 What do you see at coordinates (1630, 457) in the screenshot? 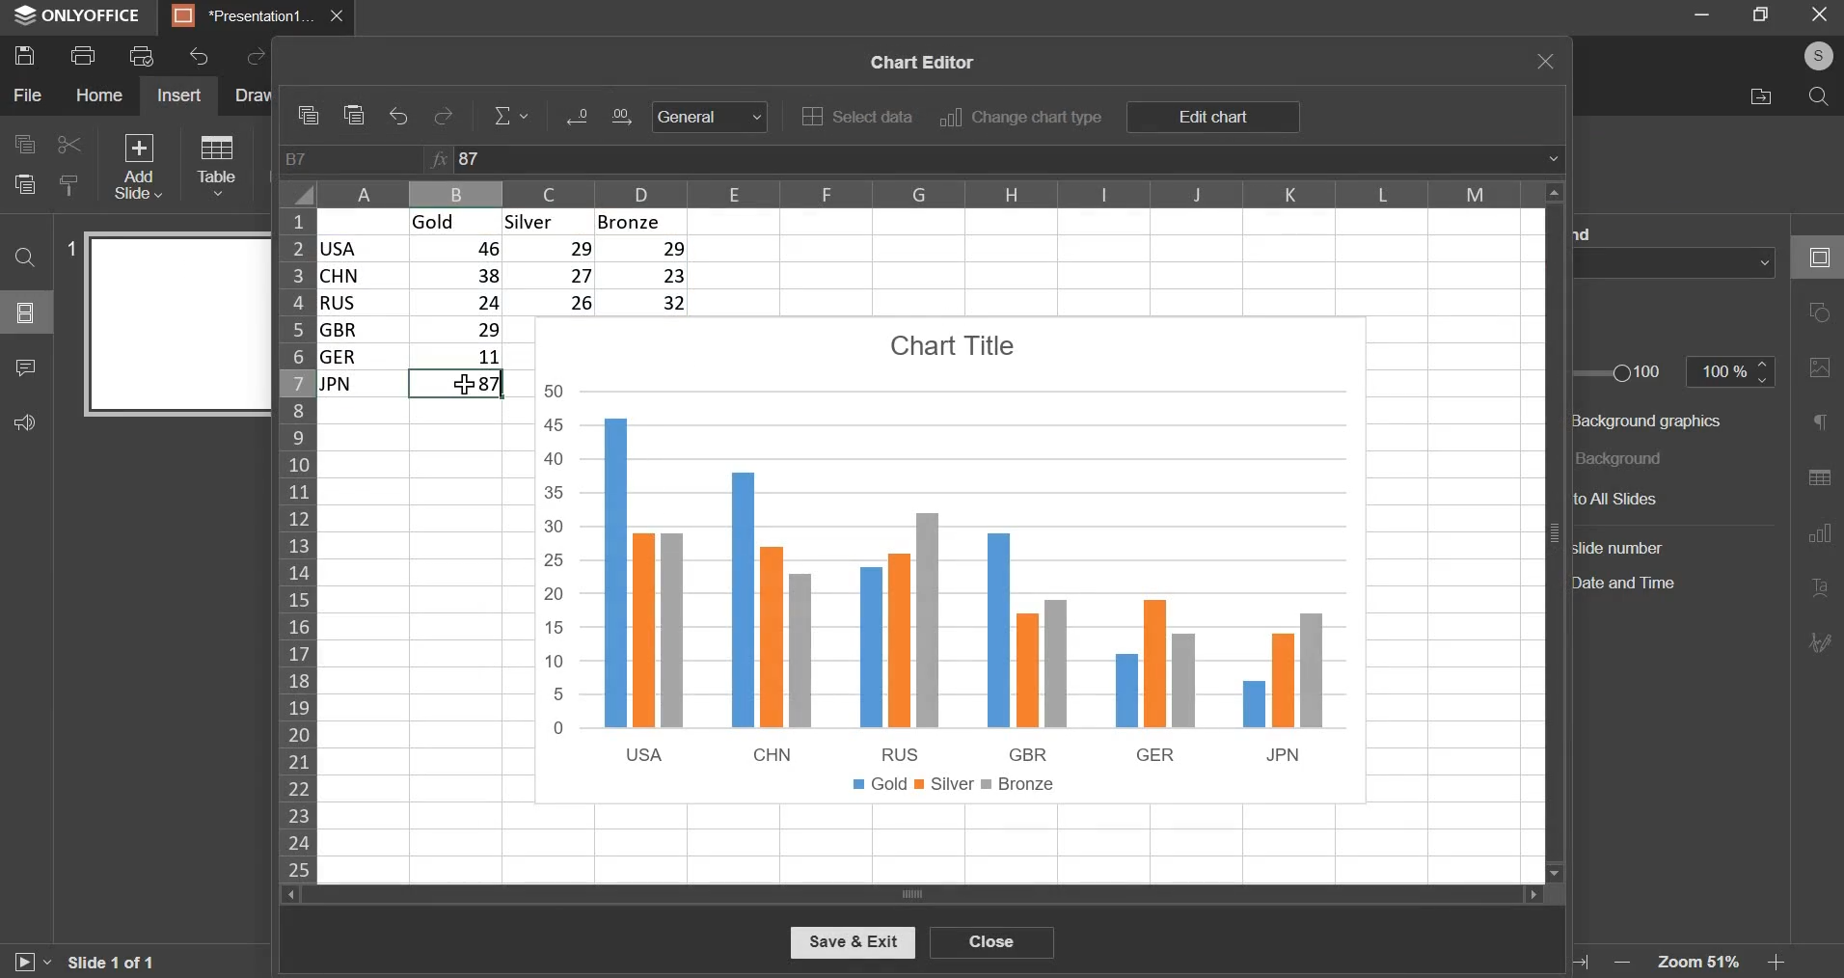
I see `background` at bounding box center [1630, 457].